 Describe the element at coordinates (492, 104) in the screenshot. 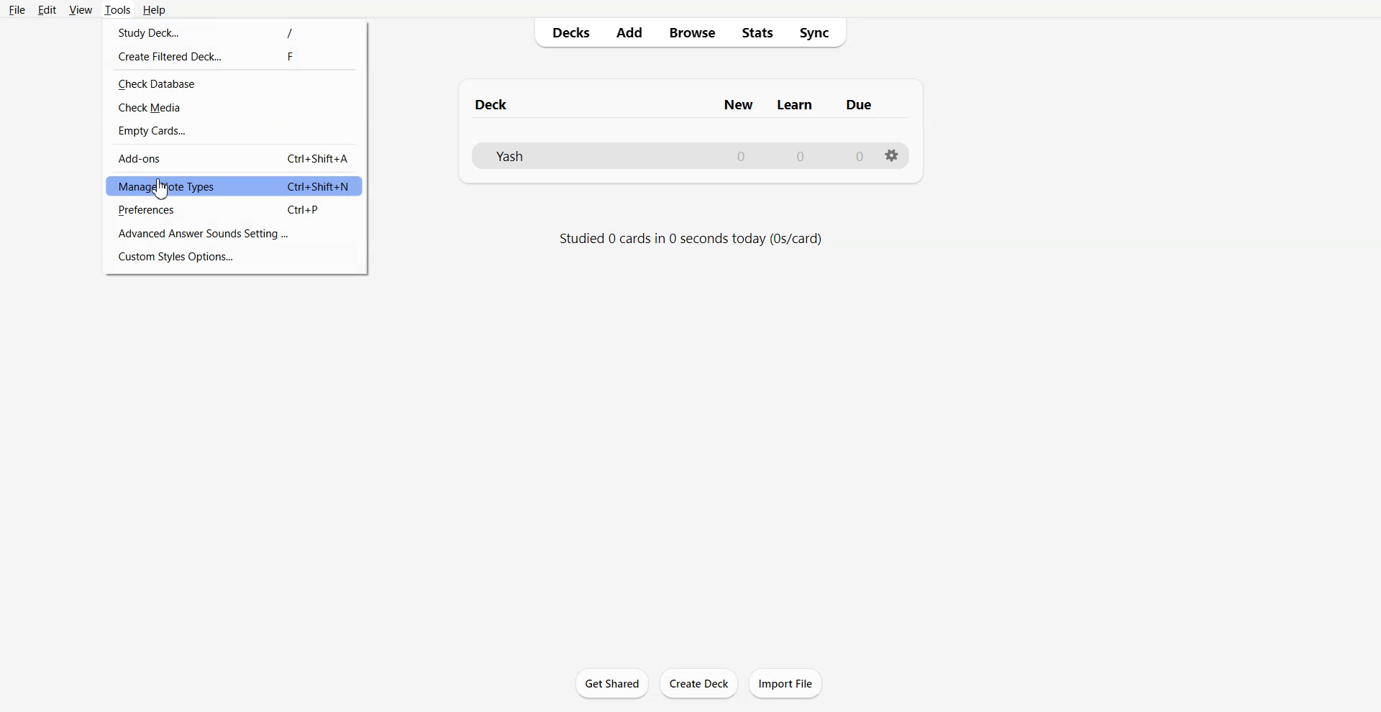

I see `Text 1` at that location.